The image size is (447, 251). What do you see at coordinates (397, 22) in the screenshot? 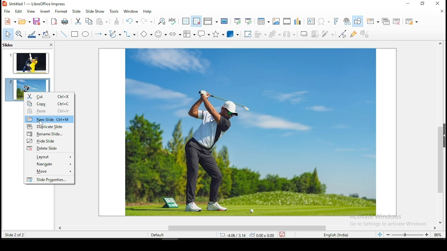
I see `delete slide` at bounding box center [397, 22].